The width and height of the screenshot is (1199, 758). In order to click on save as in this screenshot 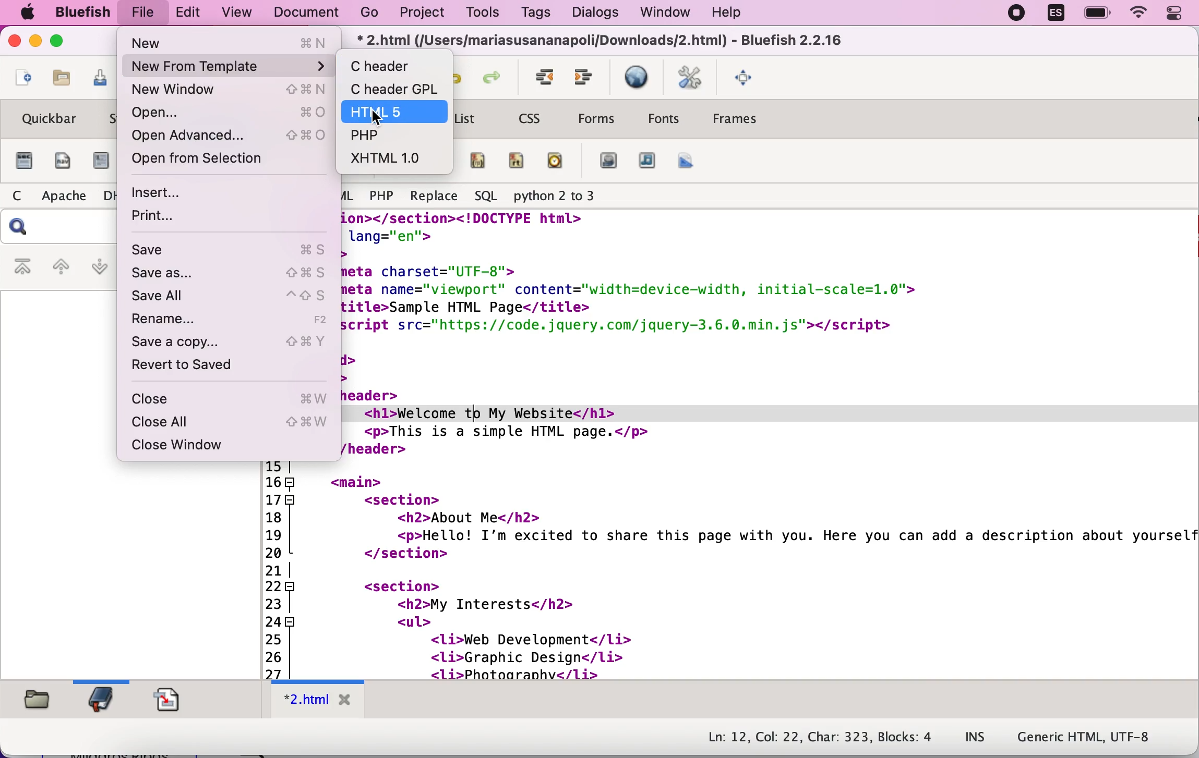, I will do `click(233, 273)`.